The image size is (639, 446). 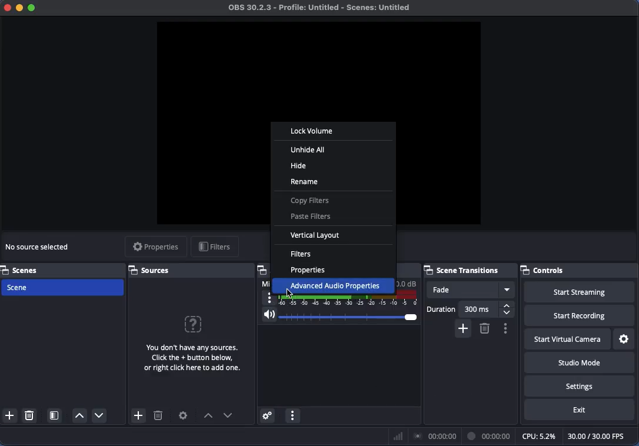 I want to click on Braodcast, so click(x=435, y=437).